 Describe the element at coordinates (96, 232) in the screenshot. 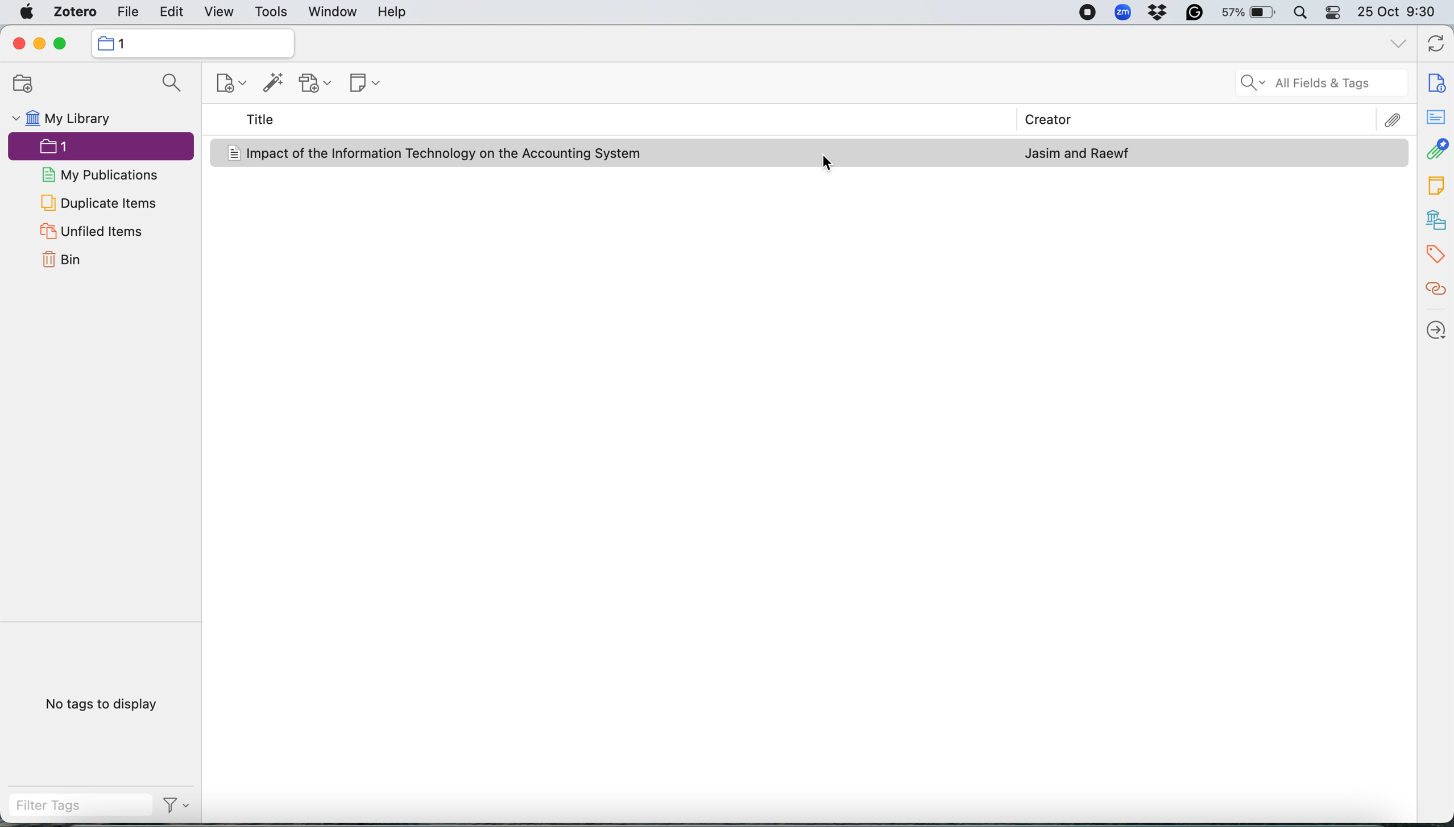

I see `unfiled items` at that location.